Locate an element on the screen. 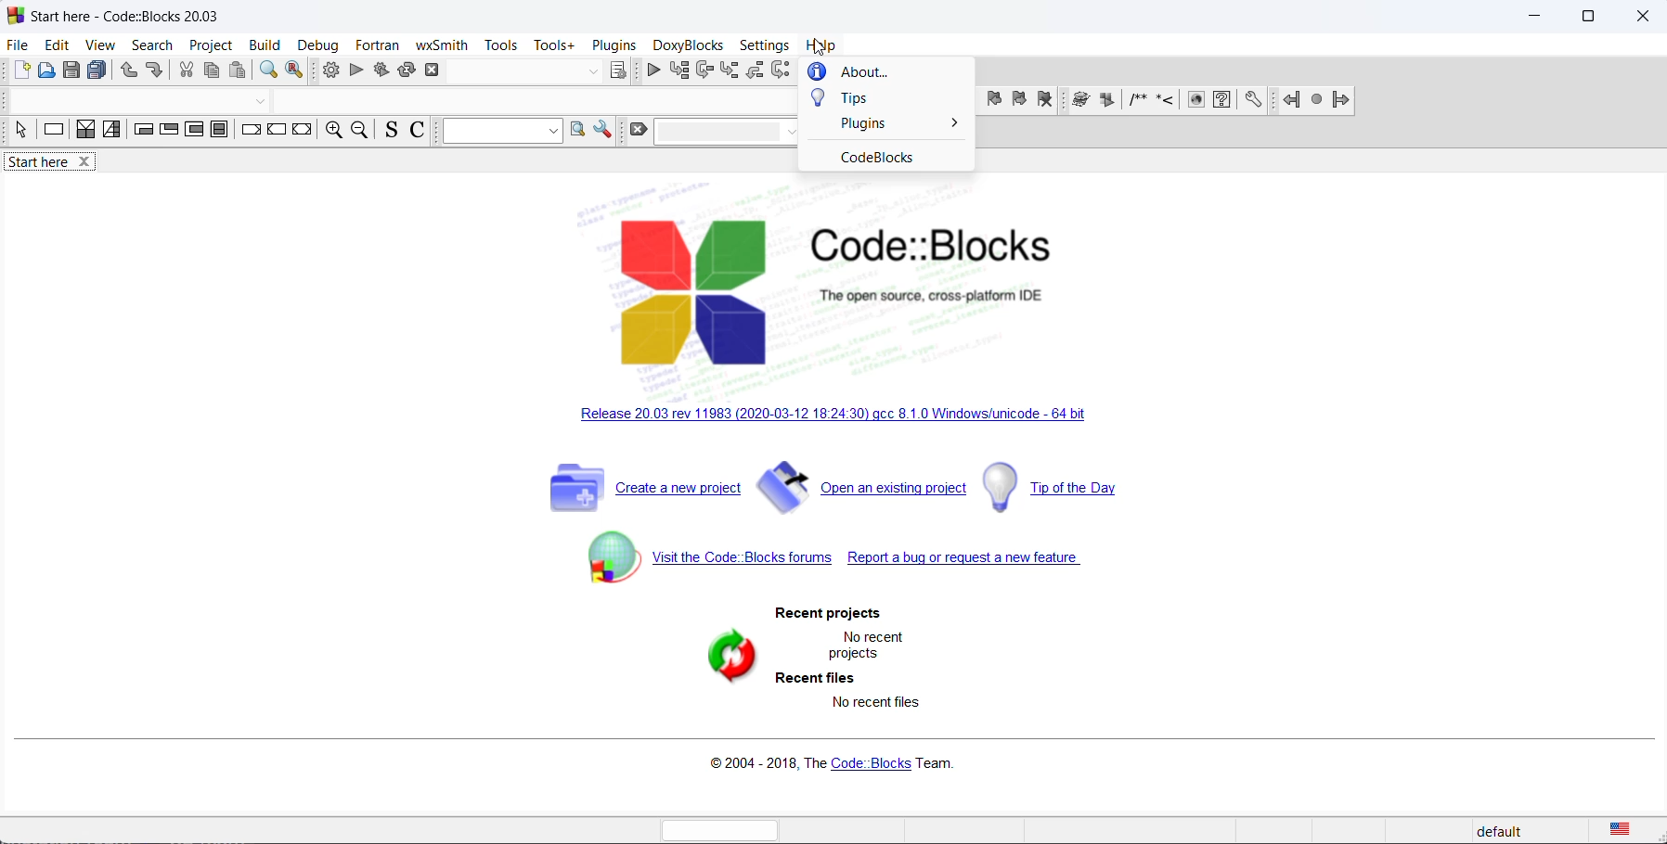 Image resolution: width=1667 pixels, height=844 pixels. code block forum is located at coordinates (698, 560).